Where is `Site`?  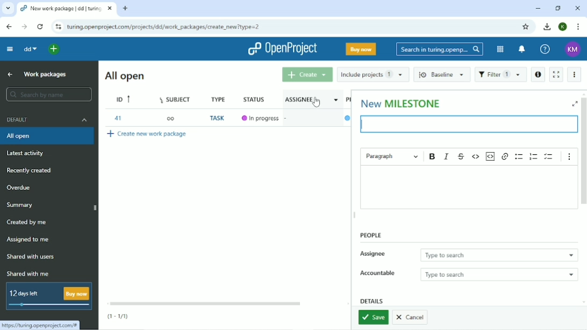
Site is located at coordinates (166, 27).